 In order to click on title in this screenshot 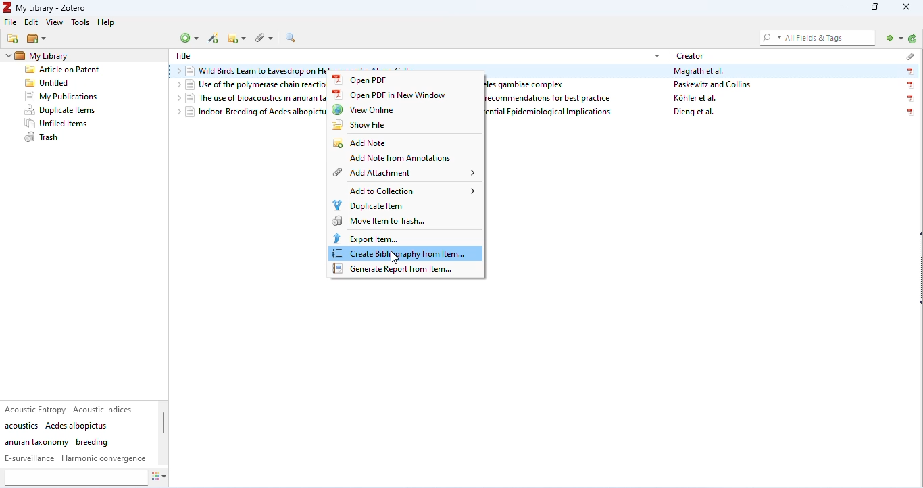, I will do `click(183, 56)`.